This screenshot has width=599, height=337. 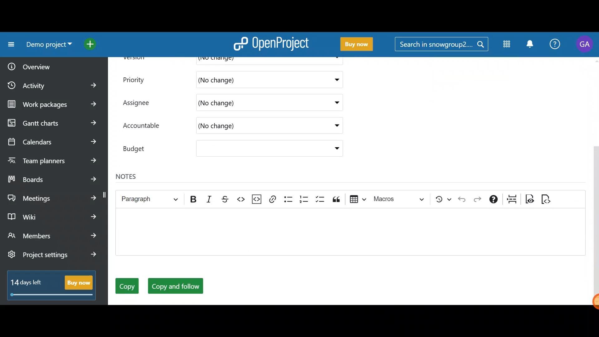 I want to click on Numbered list, so click(x=306, y=199).